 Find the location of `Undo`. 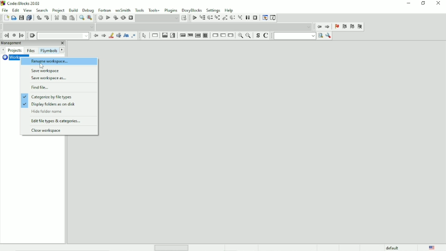

Undo is located at coordinates (38, 18).